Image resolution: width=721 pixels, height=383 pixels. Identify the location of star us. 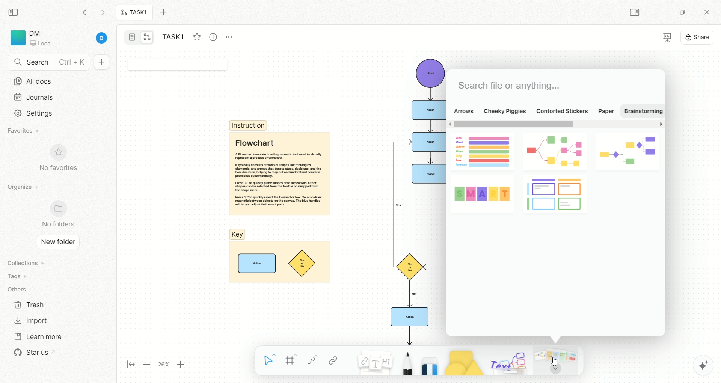
(32, 353).